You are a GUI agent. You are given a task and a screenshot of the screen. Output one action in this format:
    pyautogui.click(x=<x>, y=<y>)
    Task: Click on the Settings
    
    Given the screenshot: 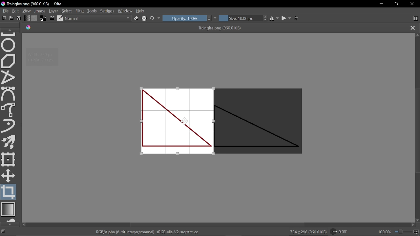 What is the action you would take?
    pyautogui.click(x=107, y=11)
    